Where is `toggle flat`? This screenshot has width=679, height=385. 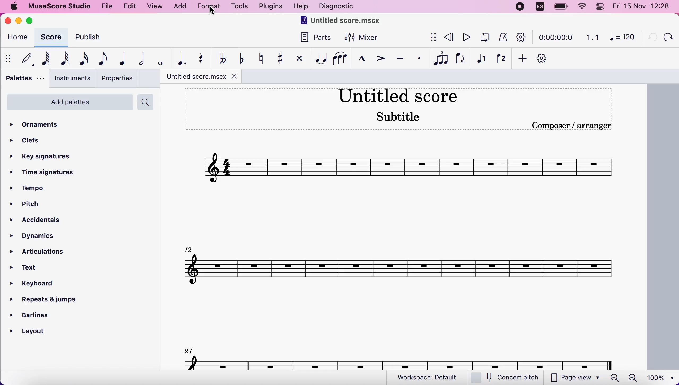
toggle flat is located at coordinates (240, 58).